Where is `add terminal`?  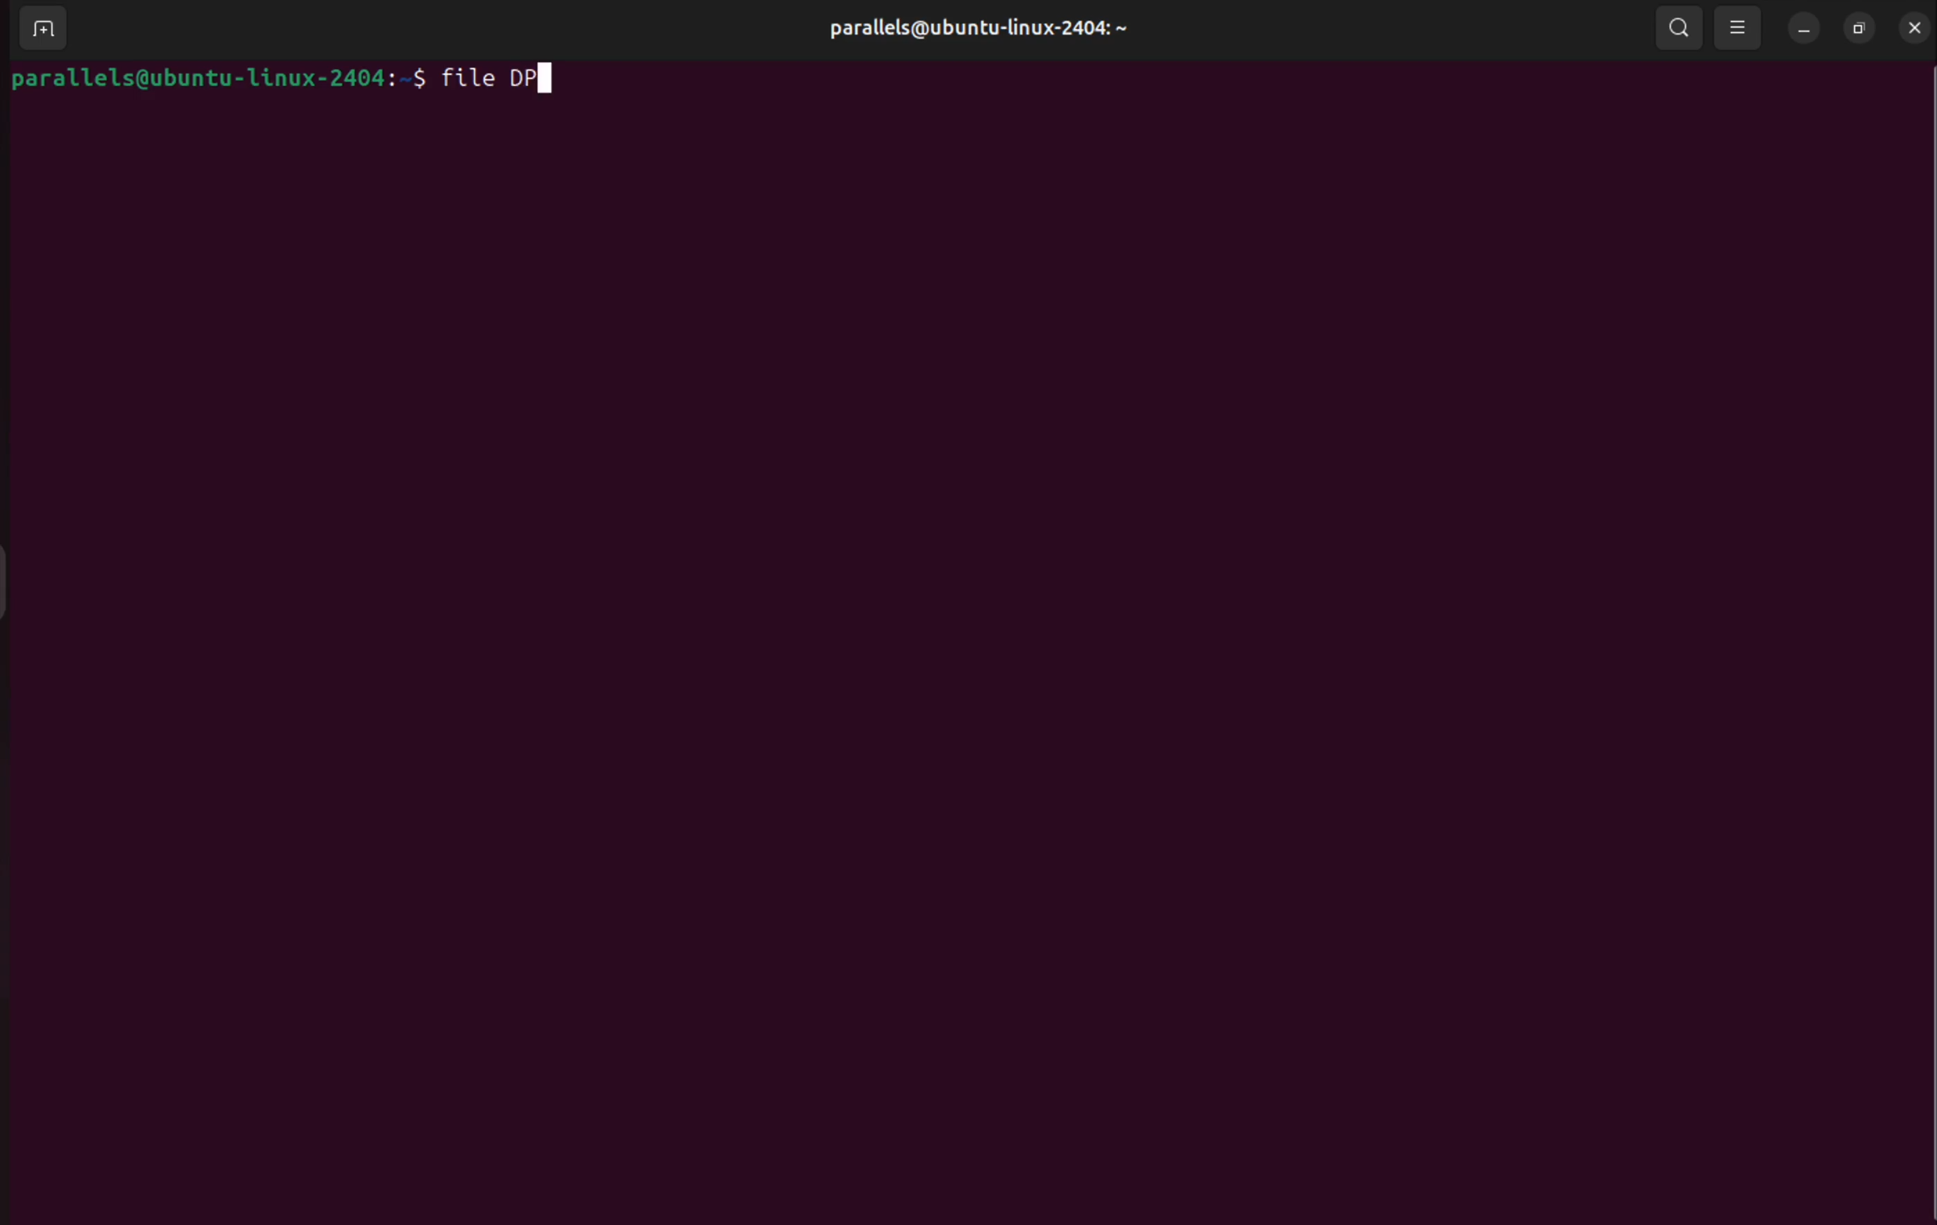
add terminal is located at coordinates (47, 28).